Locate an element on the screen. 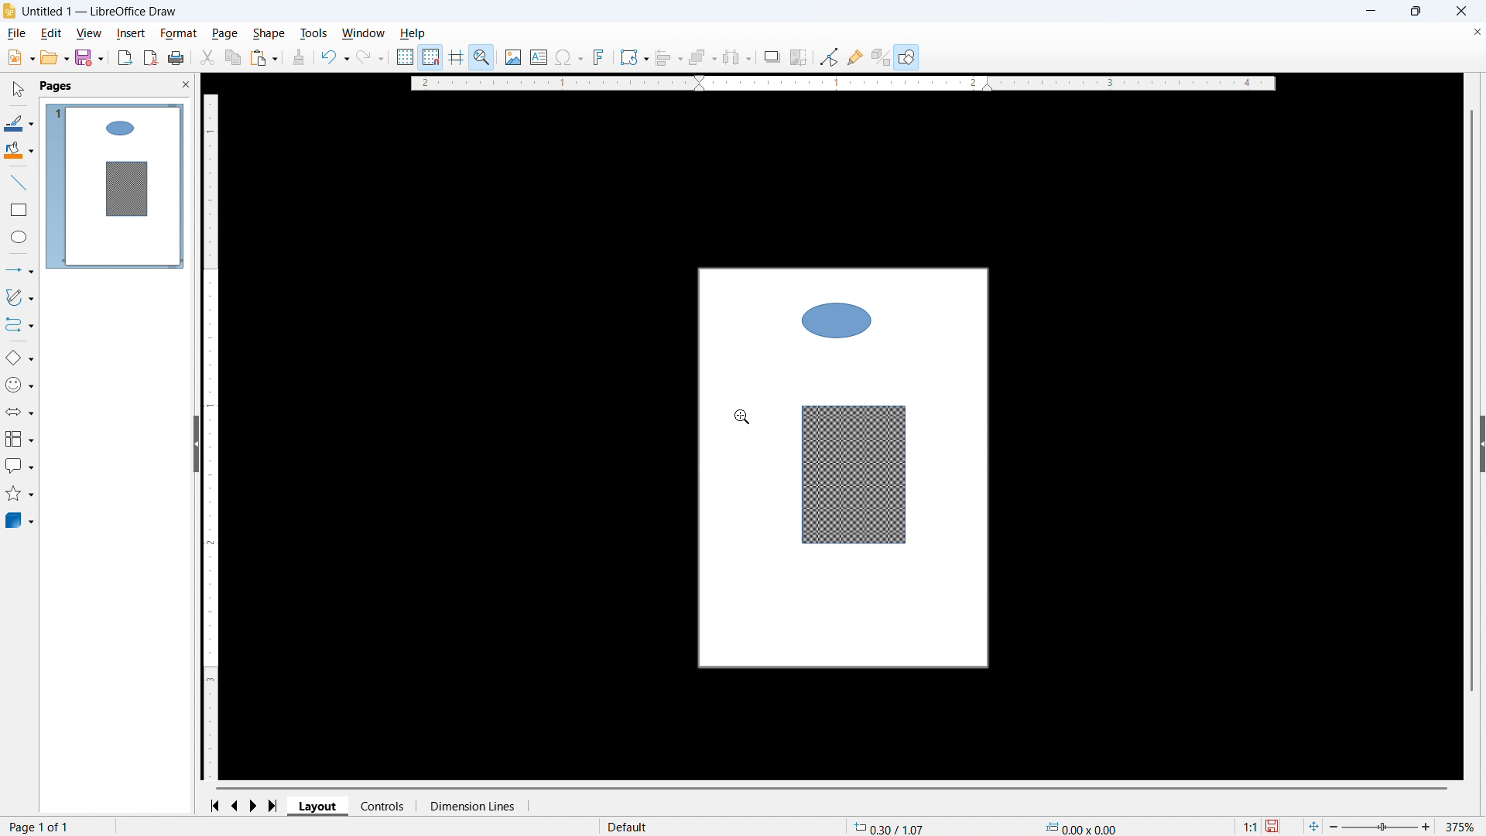 The width and height of the screenshot is (1486, 836). Format  is located at coordinates (180, 34).